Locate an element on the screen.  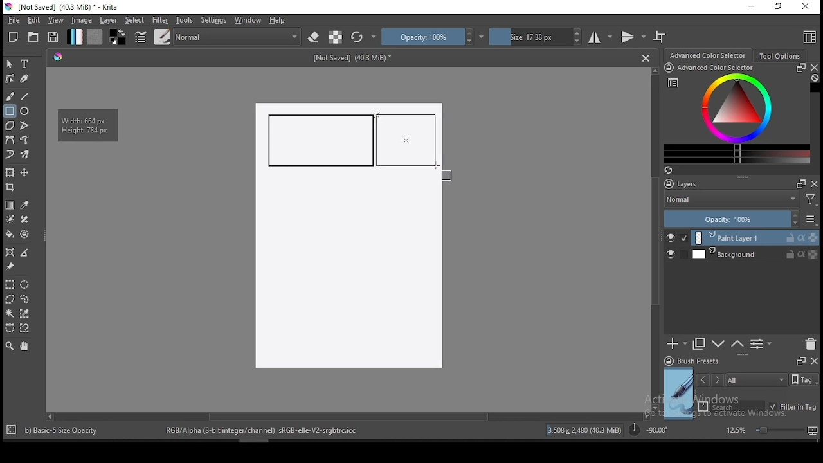
crop tool is located at coordinates (12, 188).